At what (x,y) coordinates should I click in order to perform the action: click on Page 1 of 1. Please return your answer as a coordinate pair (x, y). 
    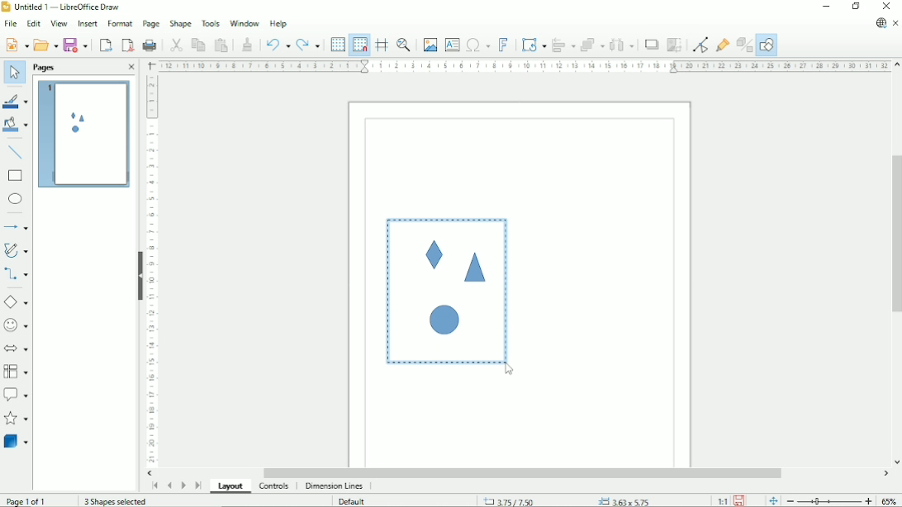
    Looking at the image, I should click on (26, 501).